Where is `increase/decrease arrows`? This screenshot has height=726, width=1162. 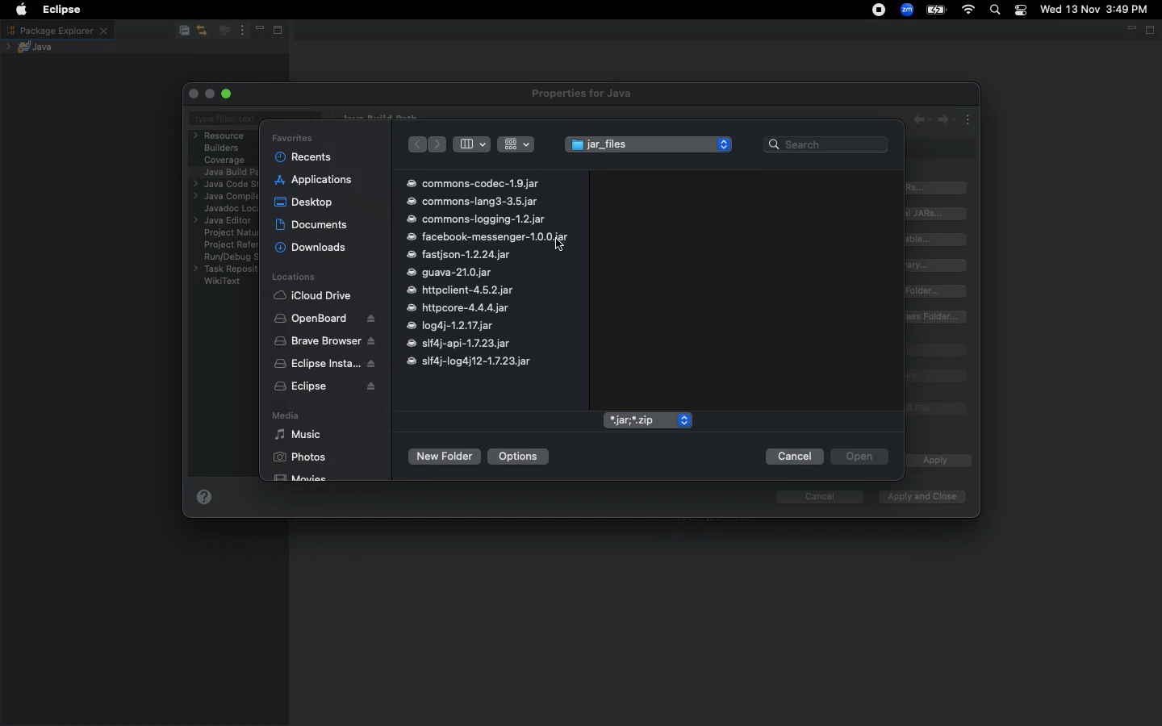 increase/decrease arrows is located at coordinates (683, 420).